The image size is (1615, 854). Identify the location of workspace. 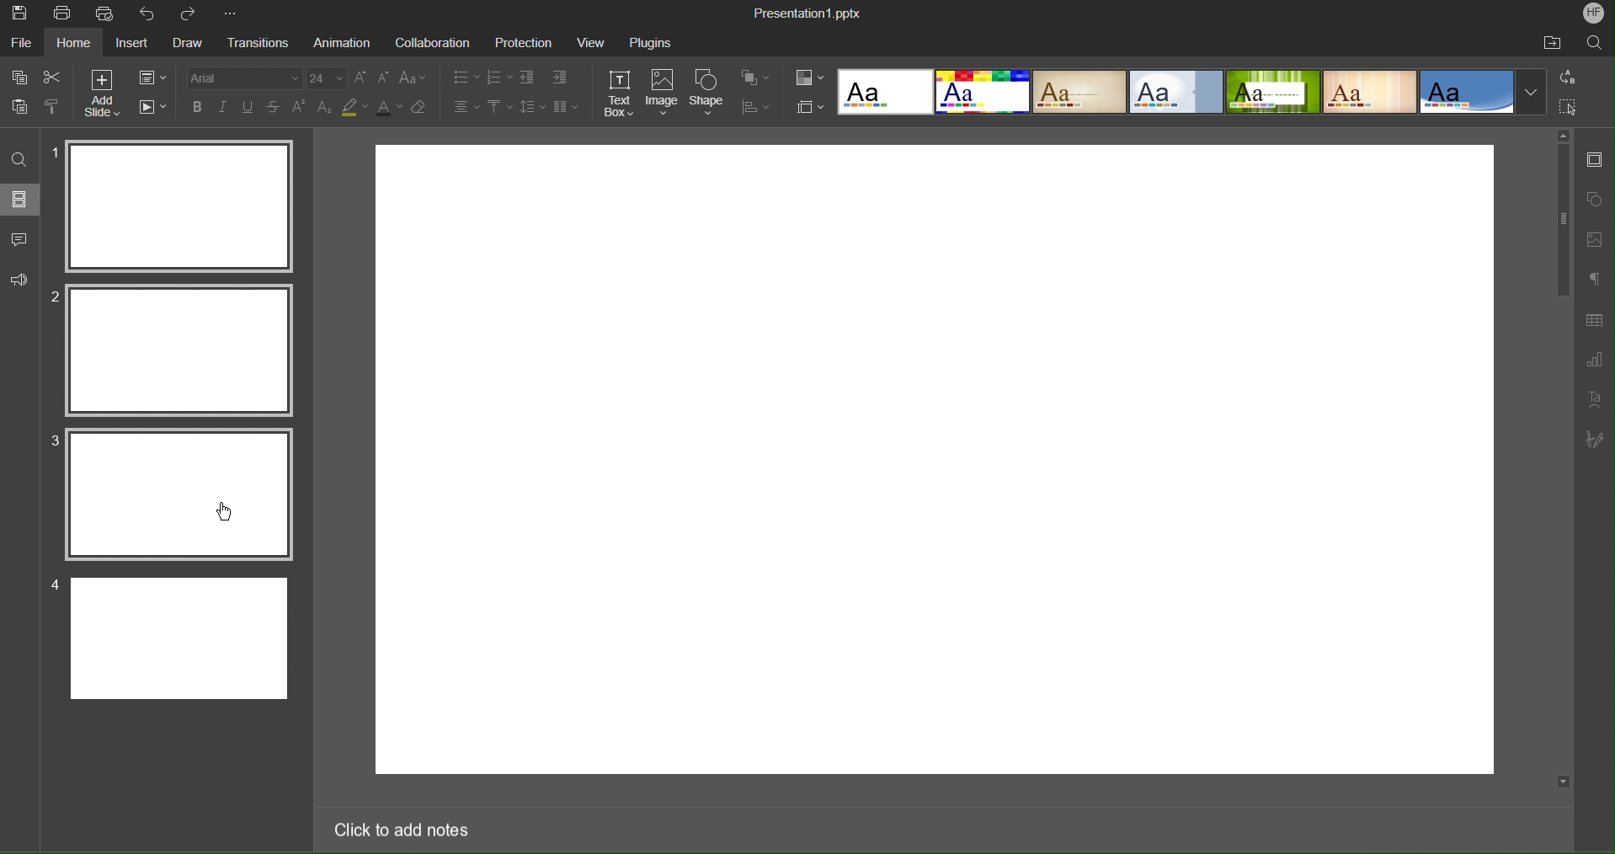
(937, 460).